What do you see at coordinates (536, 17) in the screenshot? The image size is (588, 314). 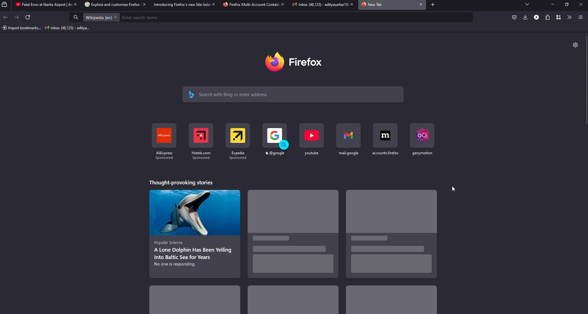 I see `profile` at bounding box center [536, 17].